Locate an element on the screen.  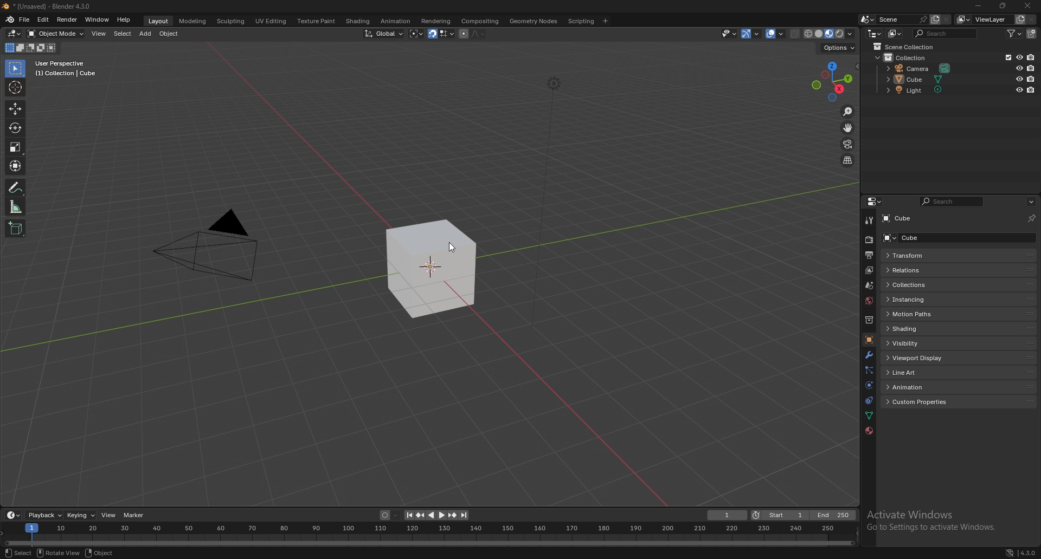
mode is located at coordinates (29, 49).